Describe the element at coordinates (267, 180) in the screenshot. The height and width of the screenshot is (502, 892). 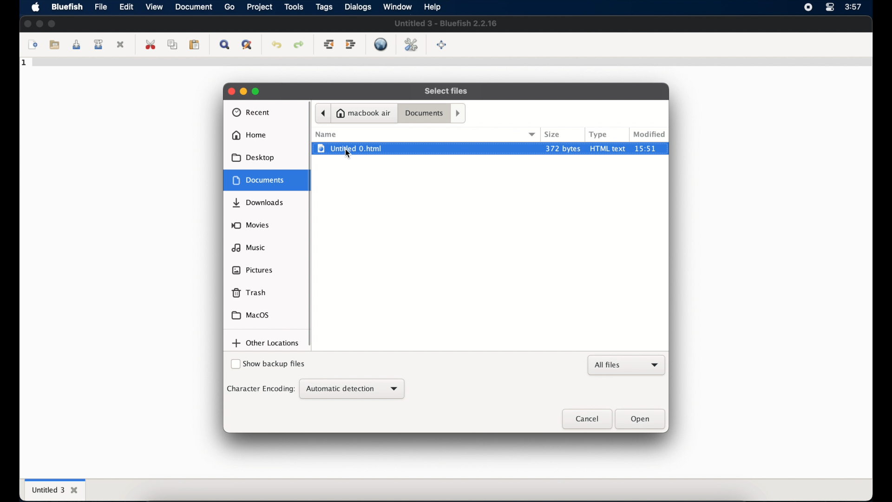
I see `documents  highlighted` at that location.